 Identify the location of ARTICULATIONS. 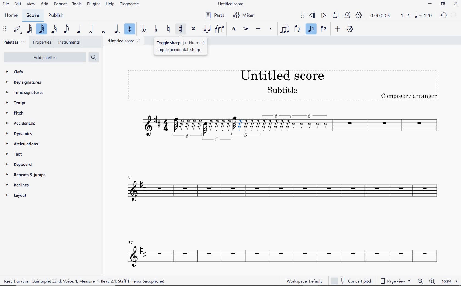
(22, 145).